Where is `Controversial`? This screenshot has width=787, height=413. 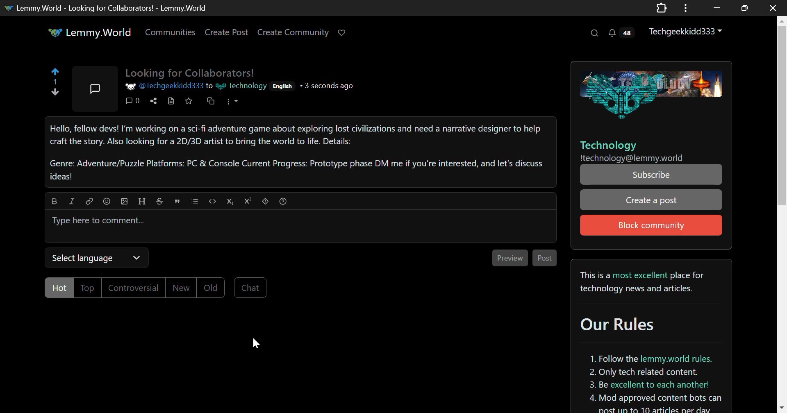 Controversial is located at coordinates (132, 288).